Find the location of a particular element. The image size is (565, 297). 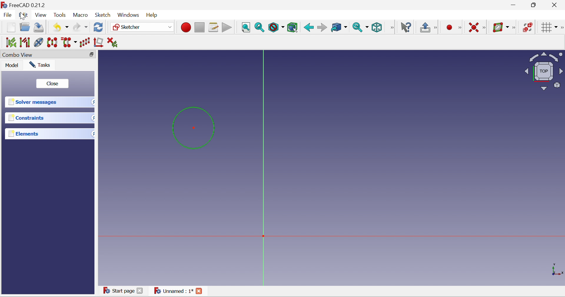

Bounding box is located at coordinates (292, 27).